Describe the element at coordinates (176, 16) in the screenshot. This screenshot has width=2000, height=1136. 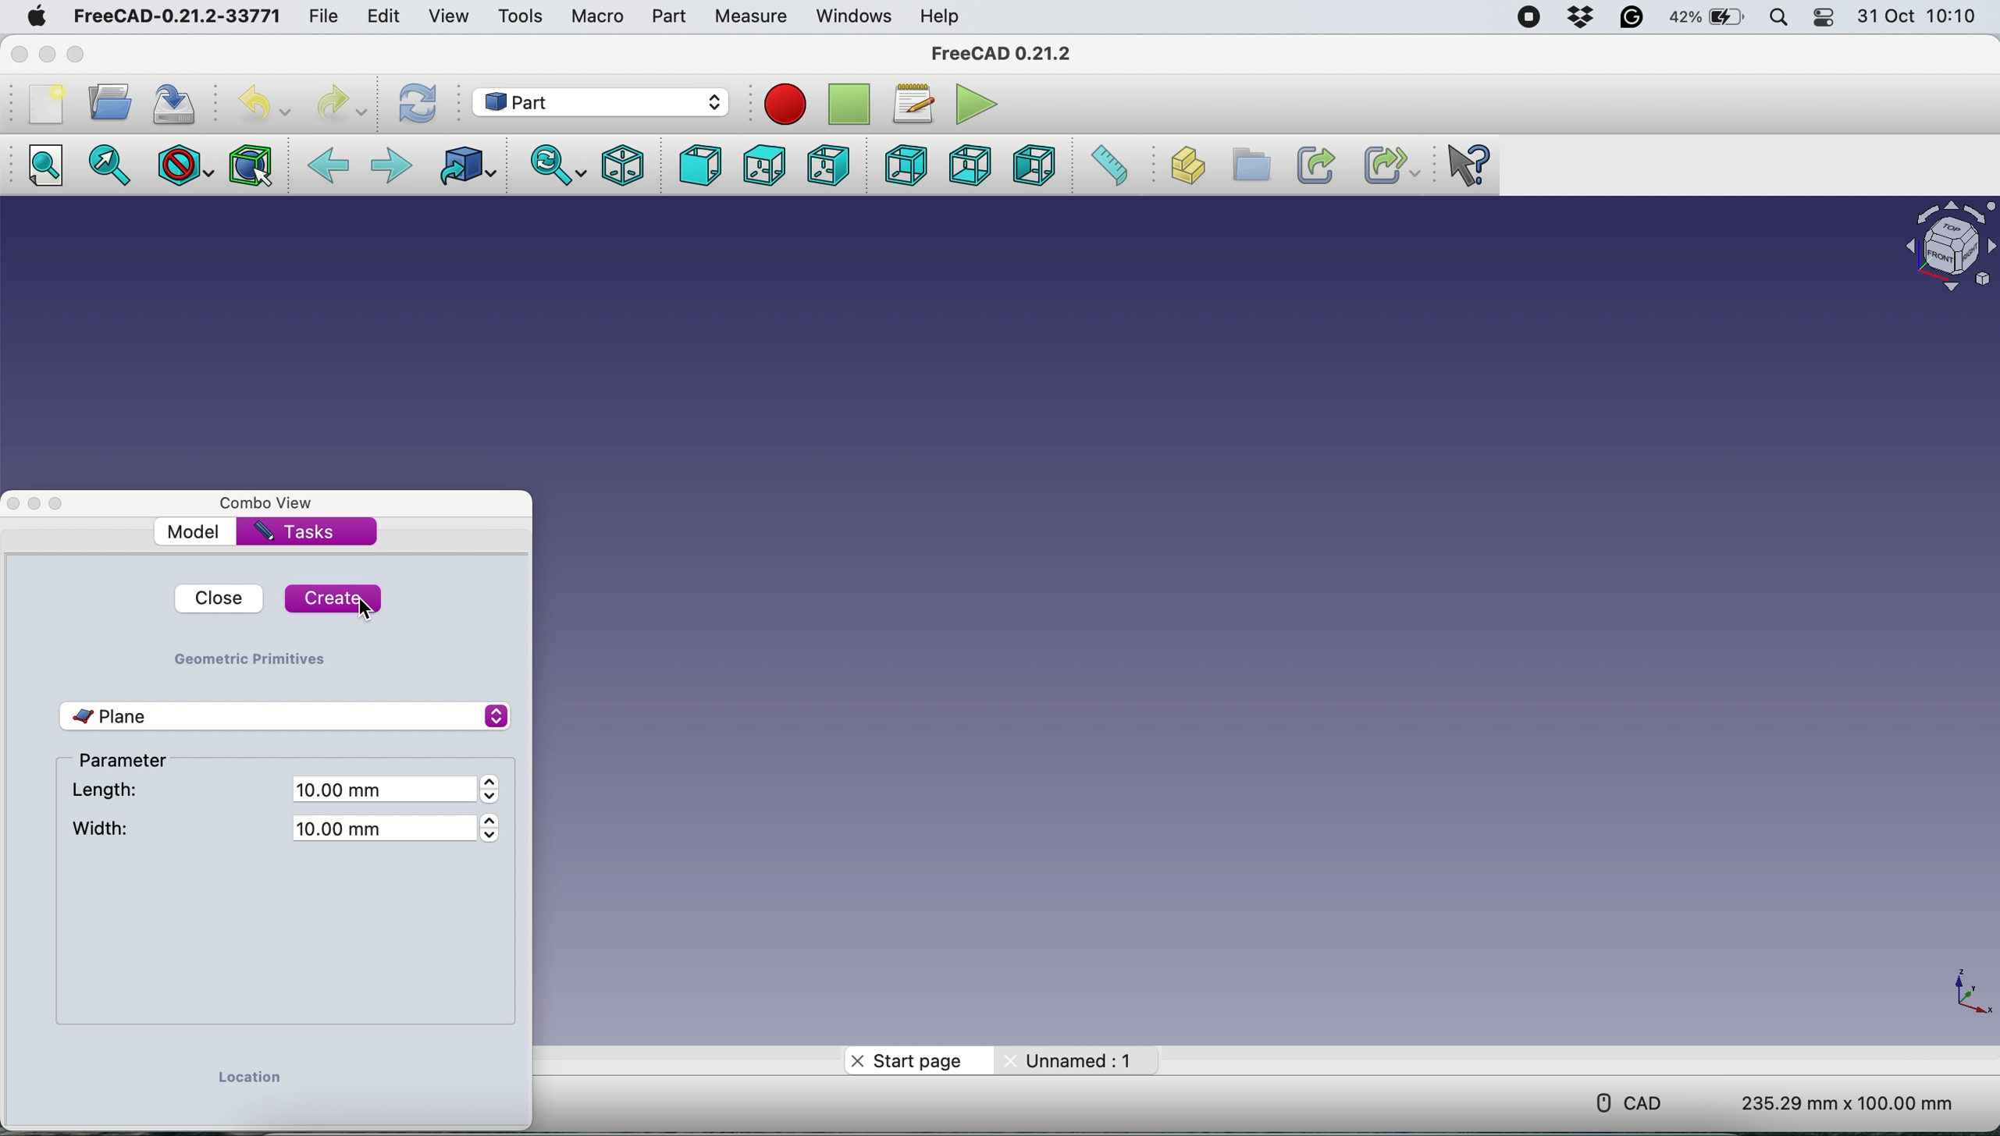
I see `FreeCAD-0.21.2-33771` at that location.